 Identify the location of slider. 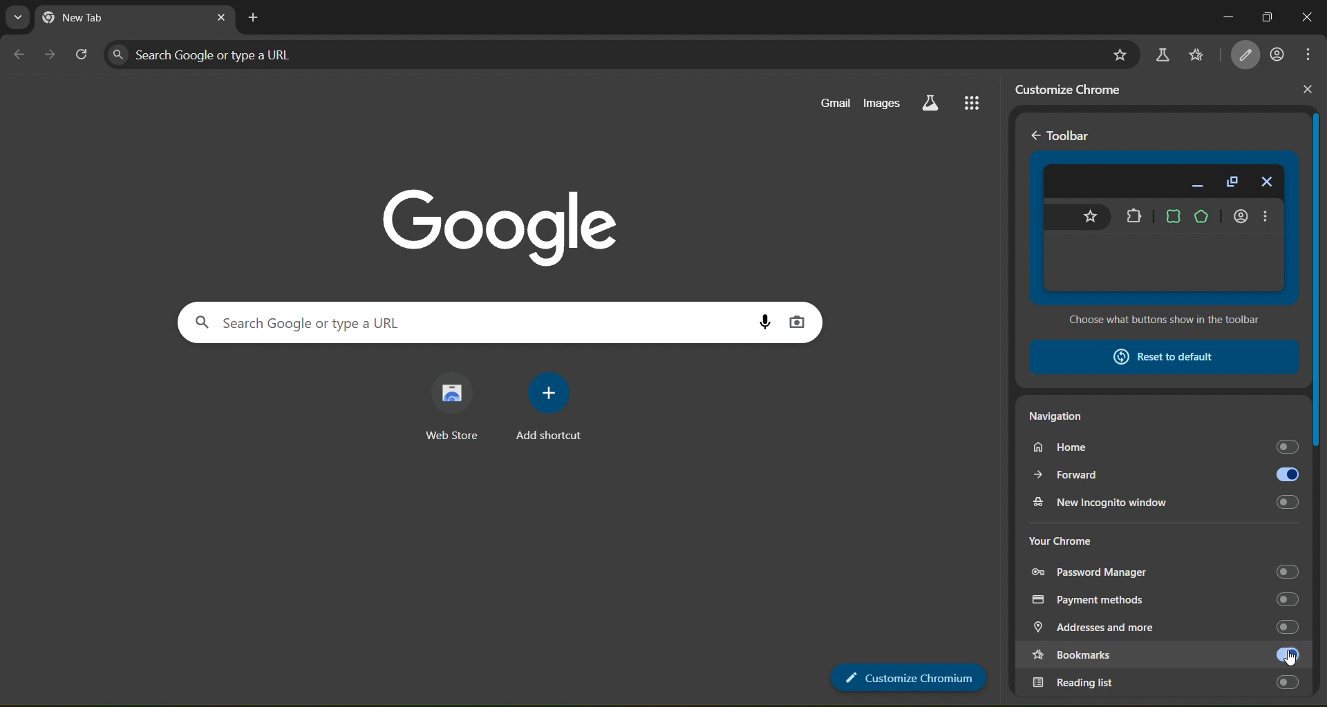
(1319, 375).